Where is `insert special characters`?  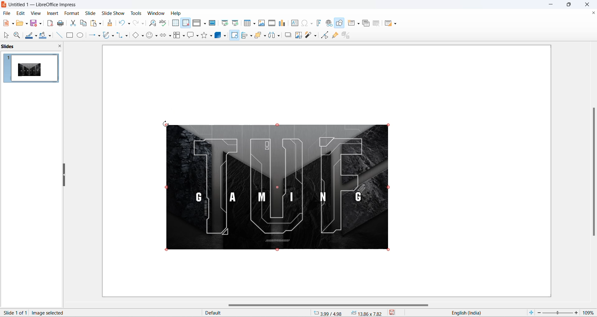 insert special characters is located at coordinates (303, 23).